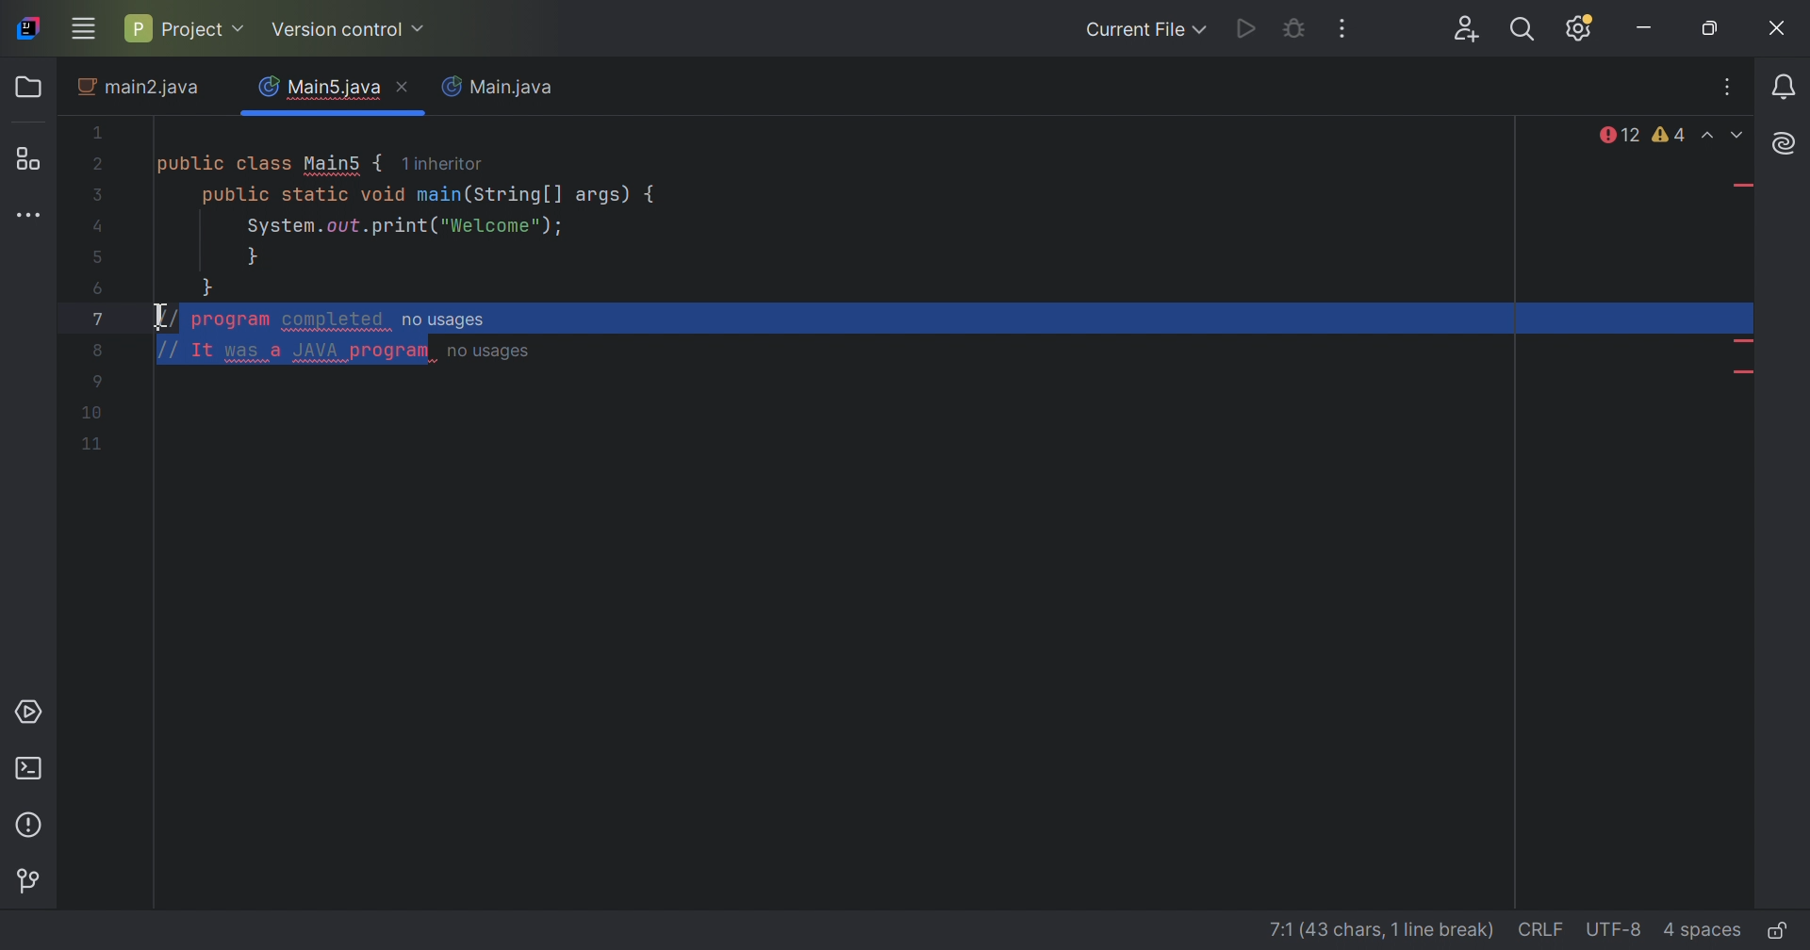  What do you see at coordinates (90, 414) in the screenshot?
I see `Code lines` at bounding box center [90, 414].